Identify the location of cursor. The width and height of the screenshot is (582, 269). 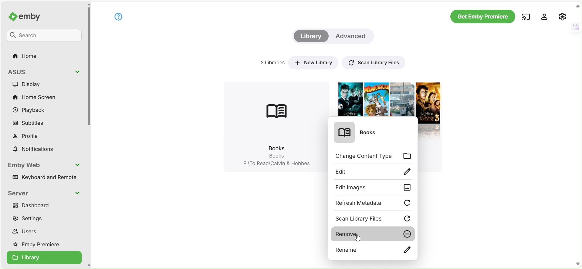
(359, 237).